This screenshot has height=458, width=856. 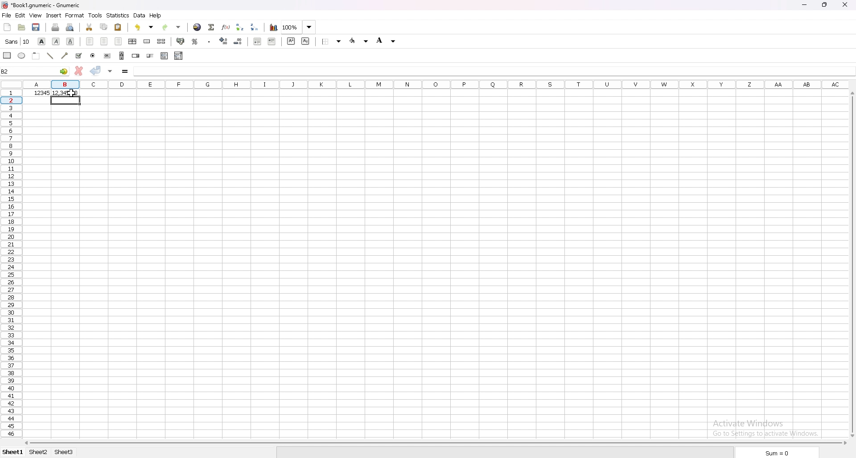 What do you see at coordinates (103, 27) in the screenshot?
I see `copy` at bounding box center [103, 27].